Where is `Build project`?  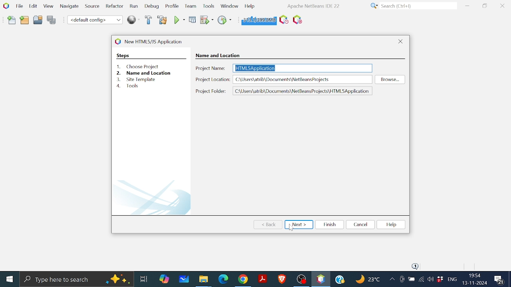
Build project is located at coordinates (149, 20).